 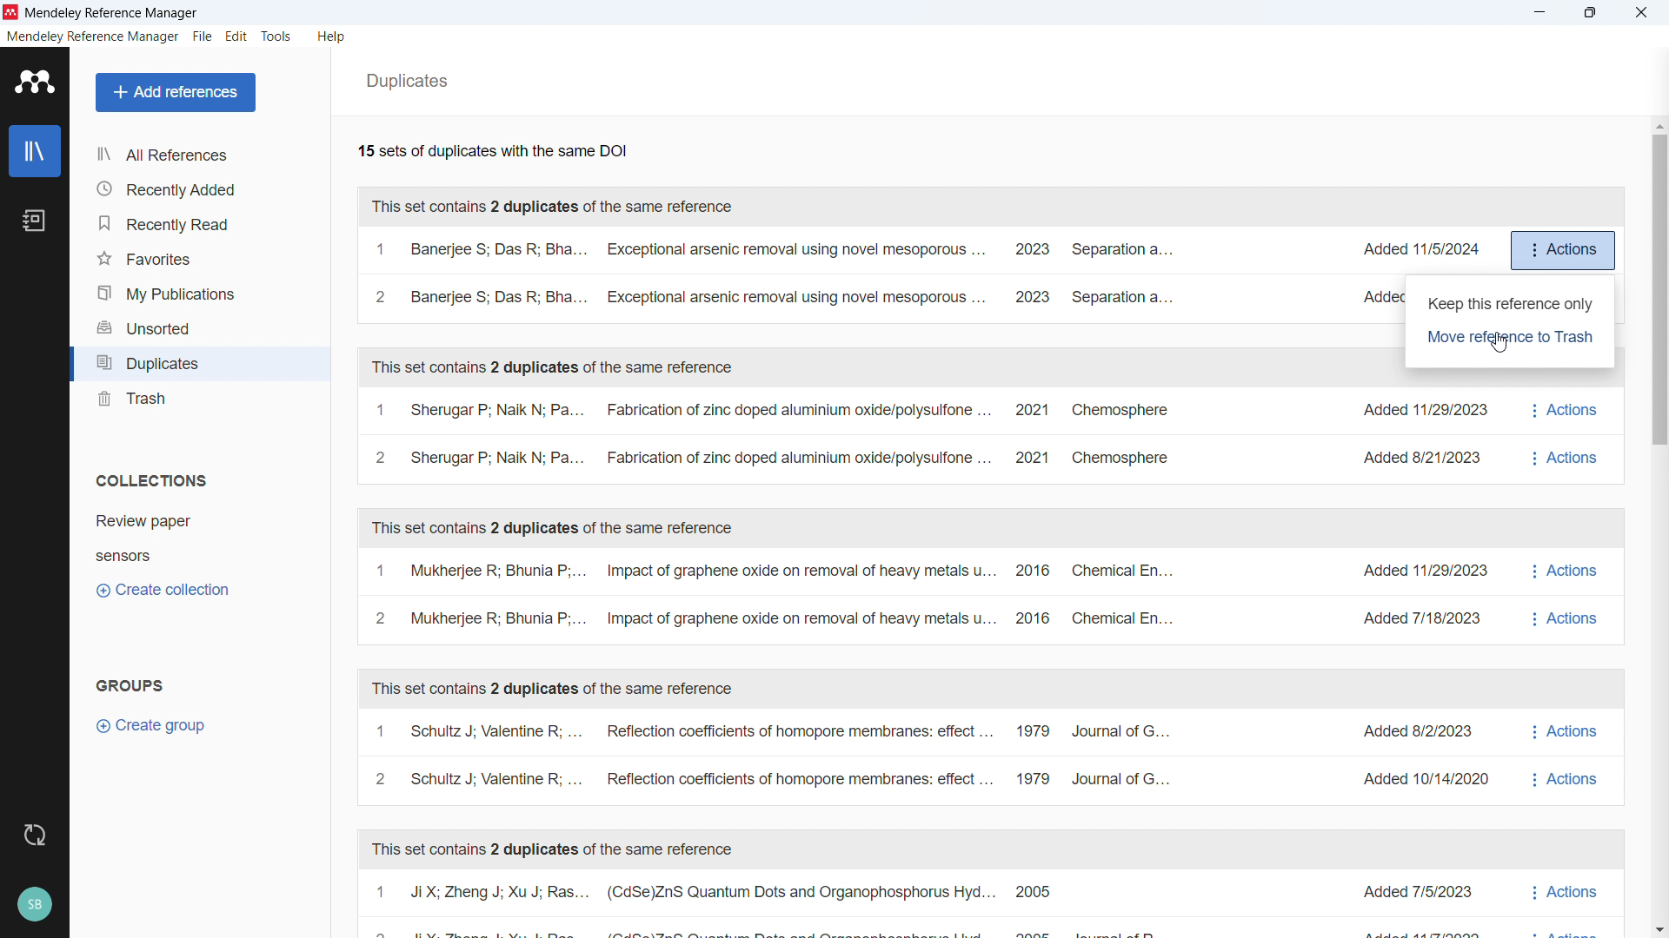 I want to click on Create group , so click(x=154, y=726).